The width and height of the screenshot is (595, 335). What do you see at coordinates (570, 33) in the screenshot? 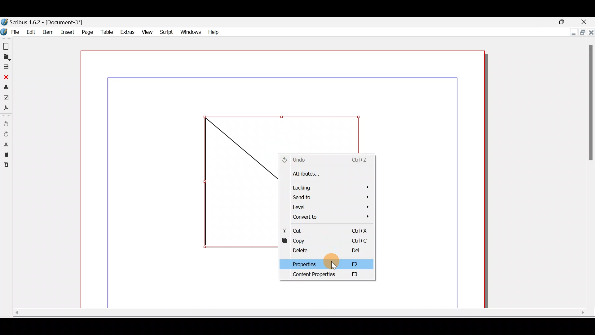
I see `Minimise` at bounding box center [570, 33].